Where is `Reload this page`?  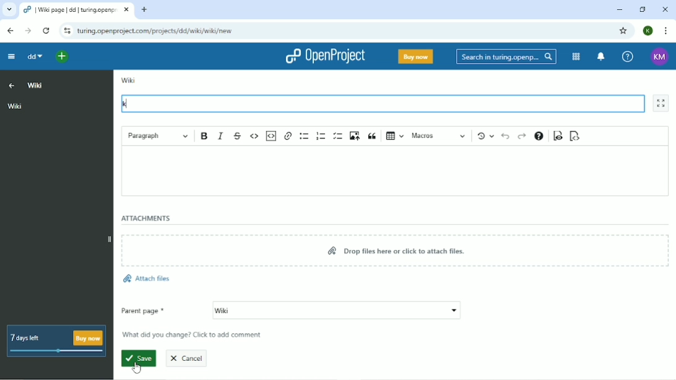 Reload this page is located at coordinates (47, 31).